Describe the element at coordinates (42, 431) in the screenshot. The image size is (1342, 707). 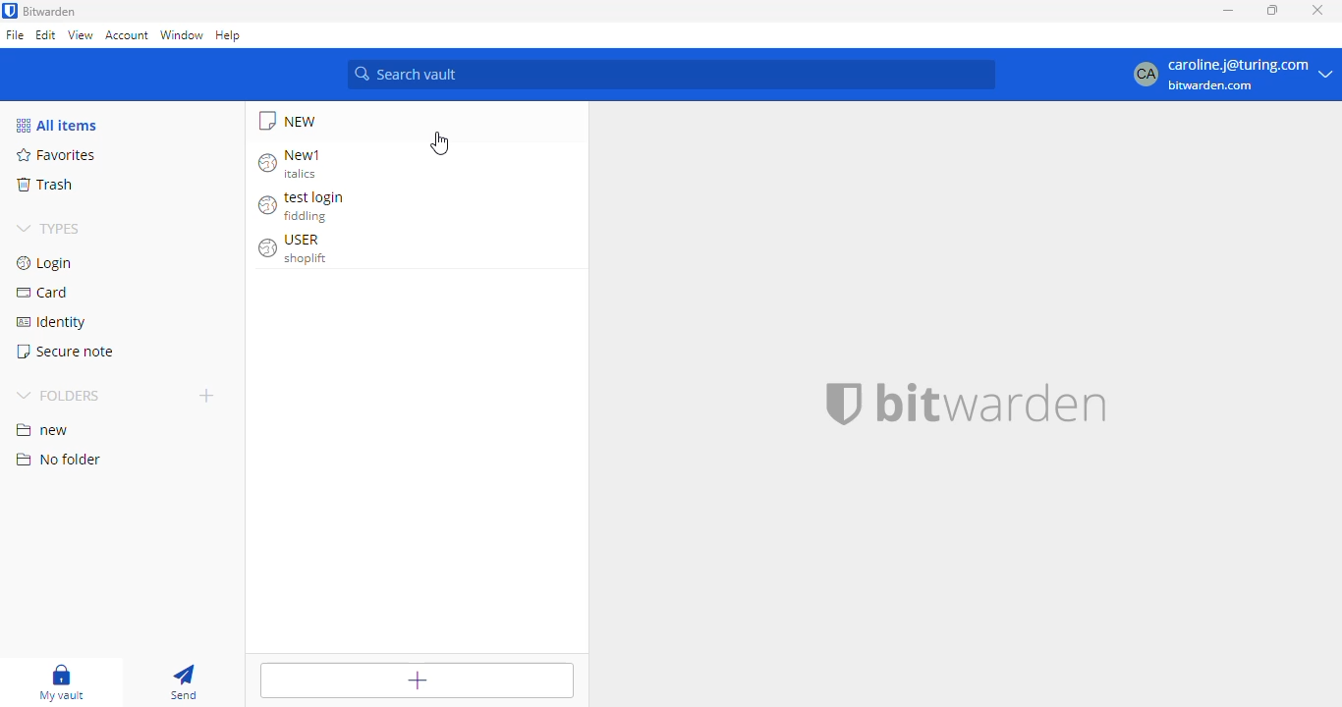
I see `new` at that location.